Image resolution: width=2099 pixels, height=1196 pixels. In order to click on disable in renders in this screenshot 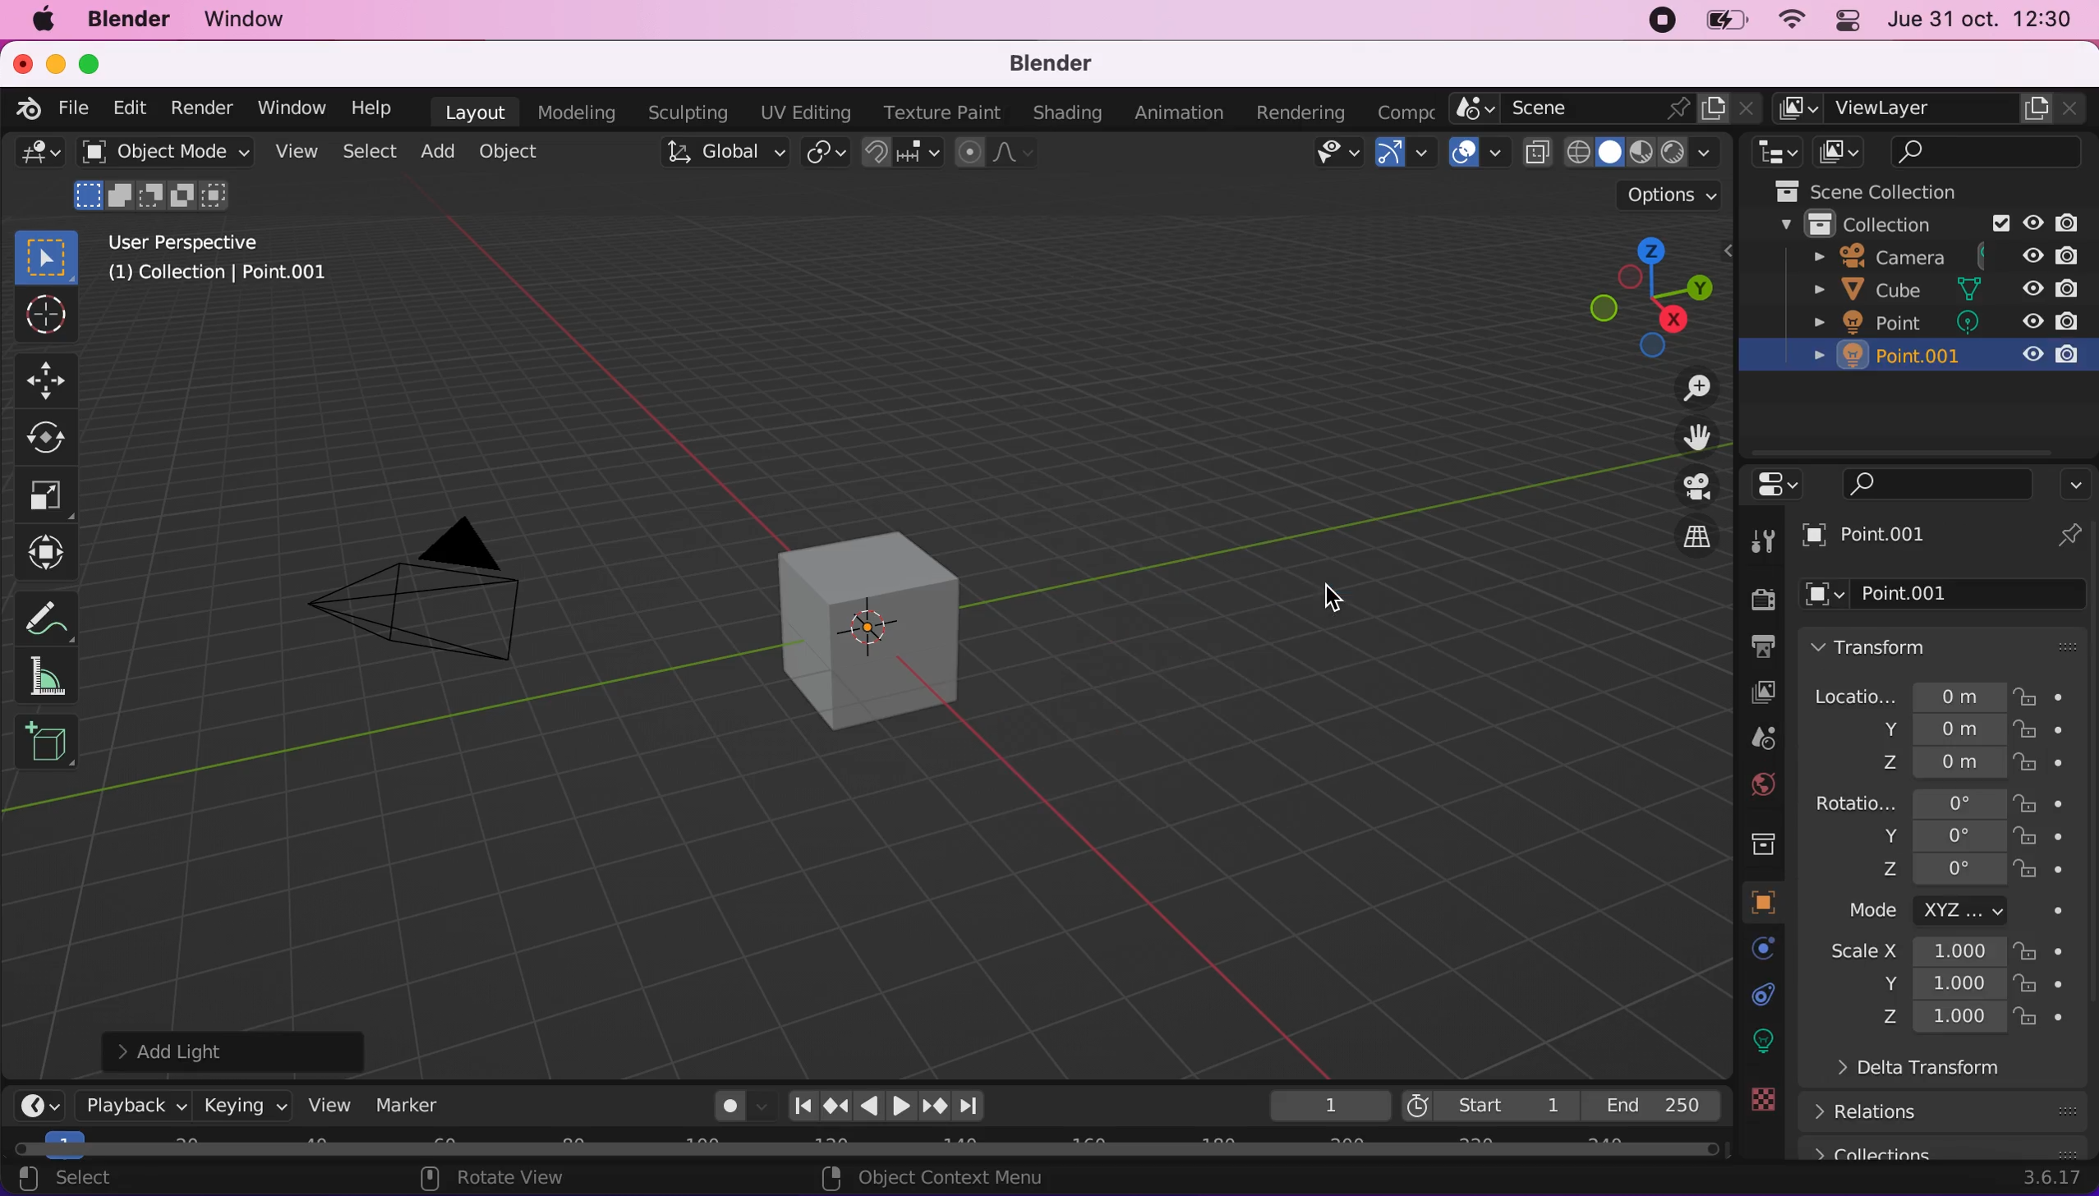, I will do `click(2069, 258)`.